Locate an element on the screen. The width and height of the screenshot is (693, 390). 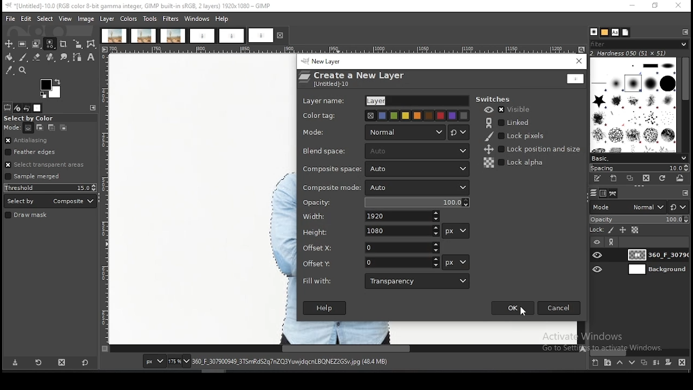
configure this tab is located at coordinates (684, 31).